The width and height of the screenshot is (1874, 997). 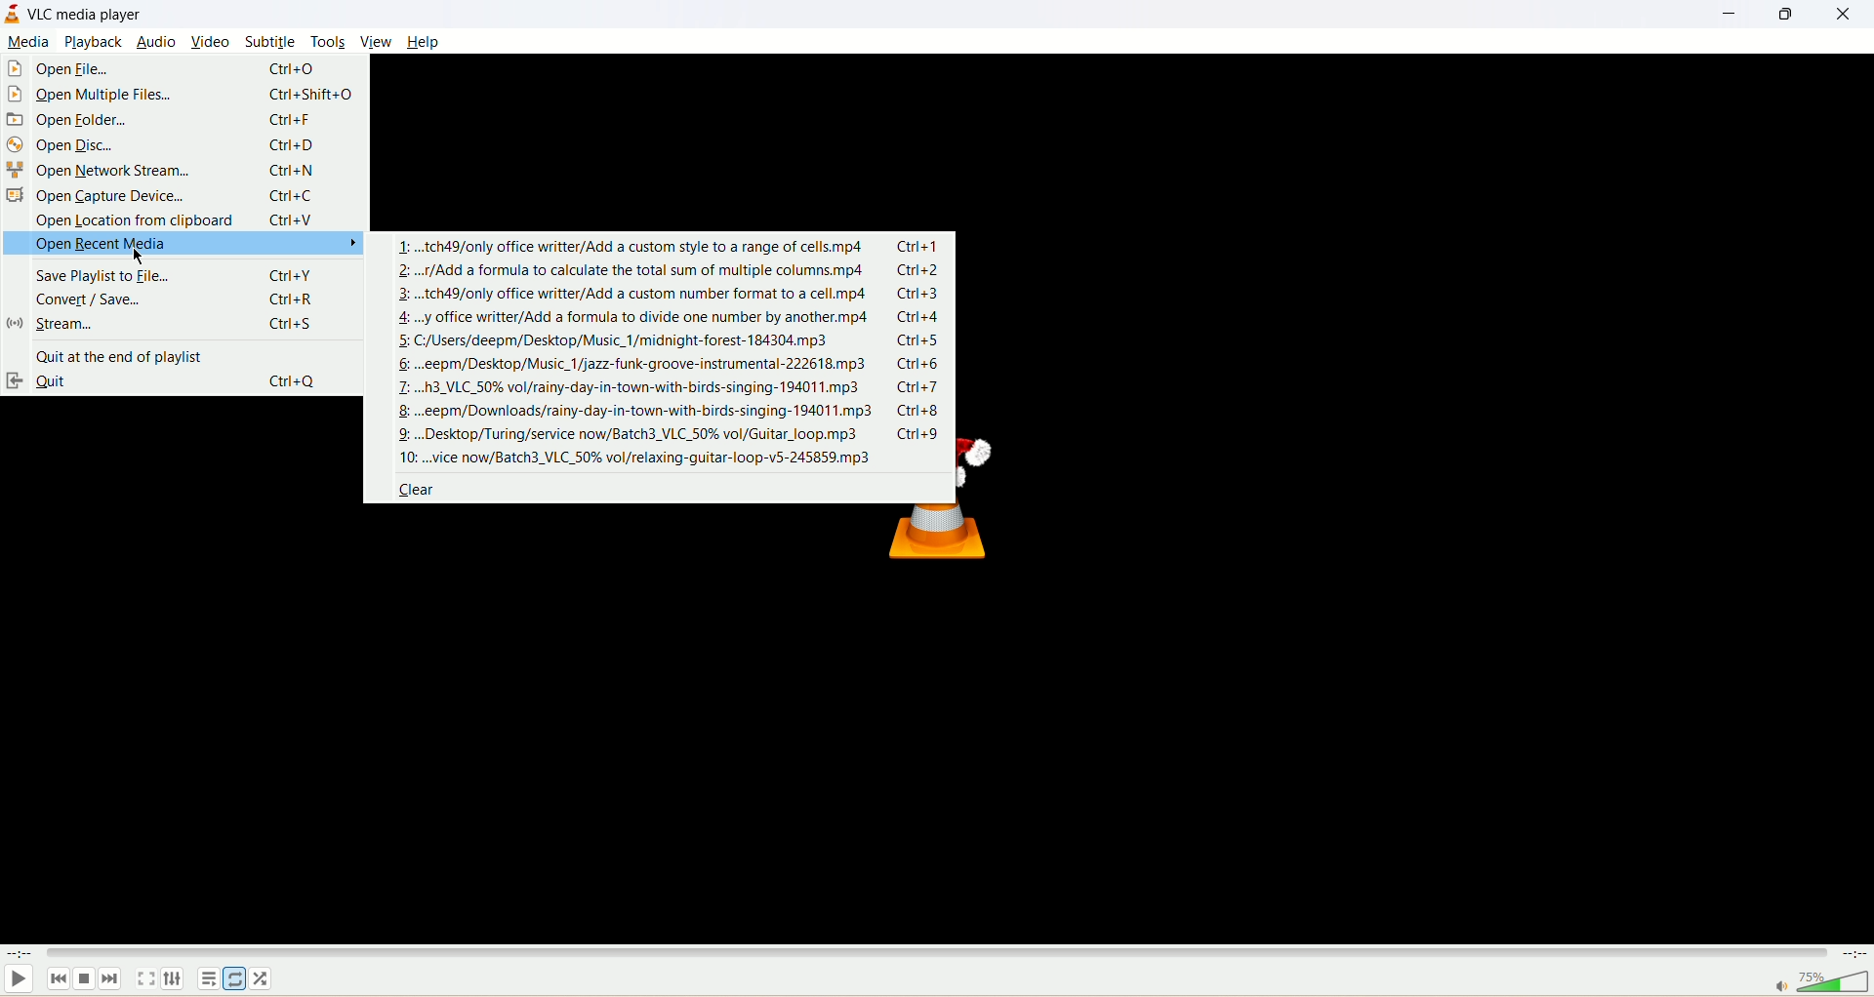 I want to click on logo, so click(x=13, y=14).